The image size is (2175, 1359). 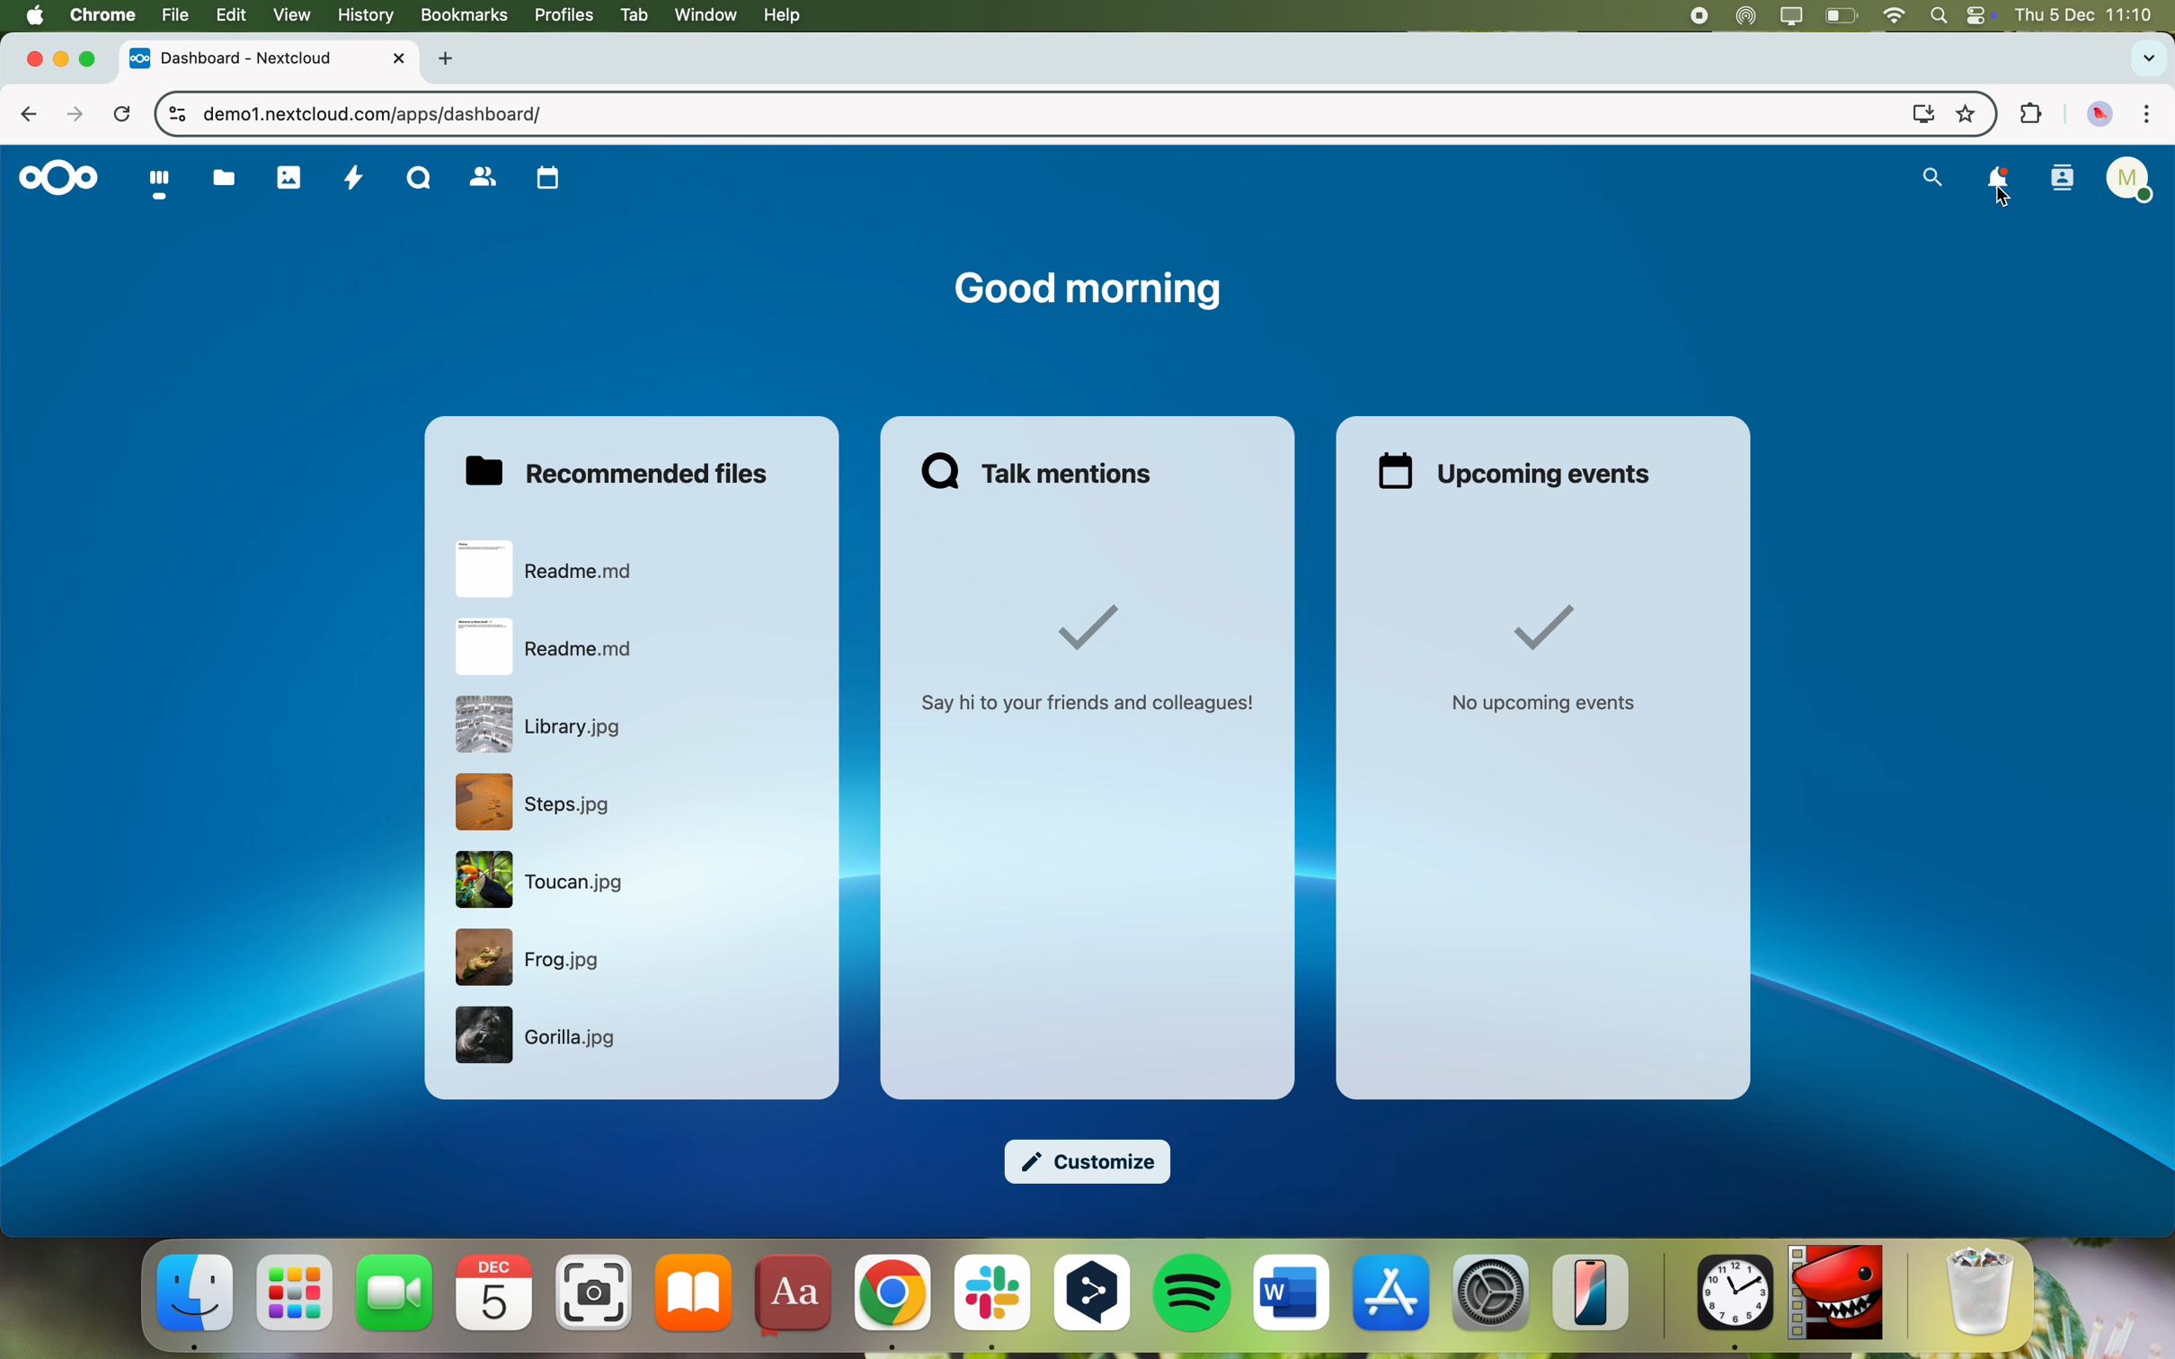 I want to click on calendars, so click(x=547, y=179).